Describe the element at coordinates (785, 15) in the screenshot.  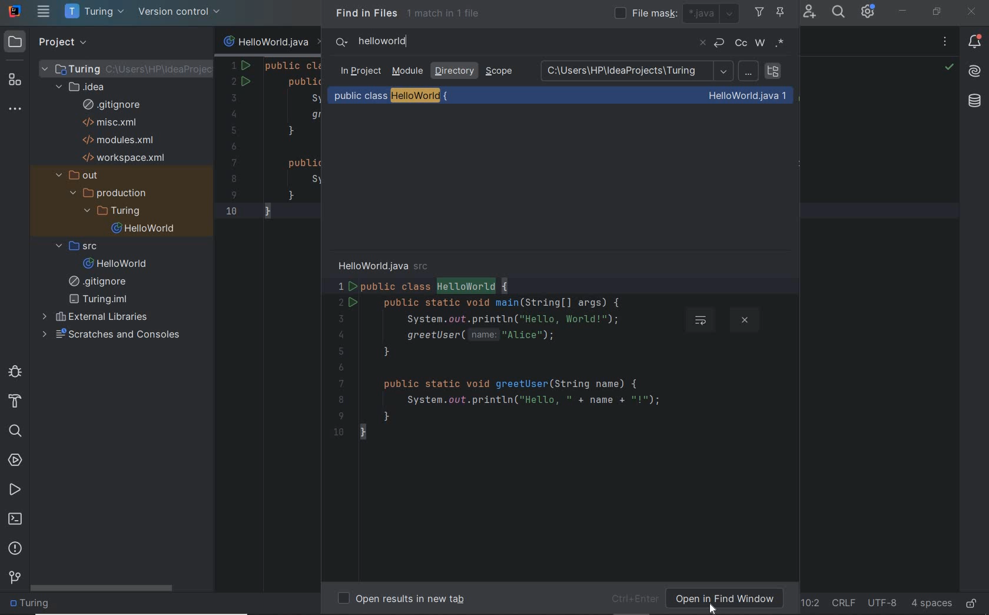
I see `pin` at that location.